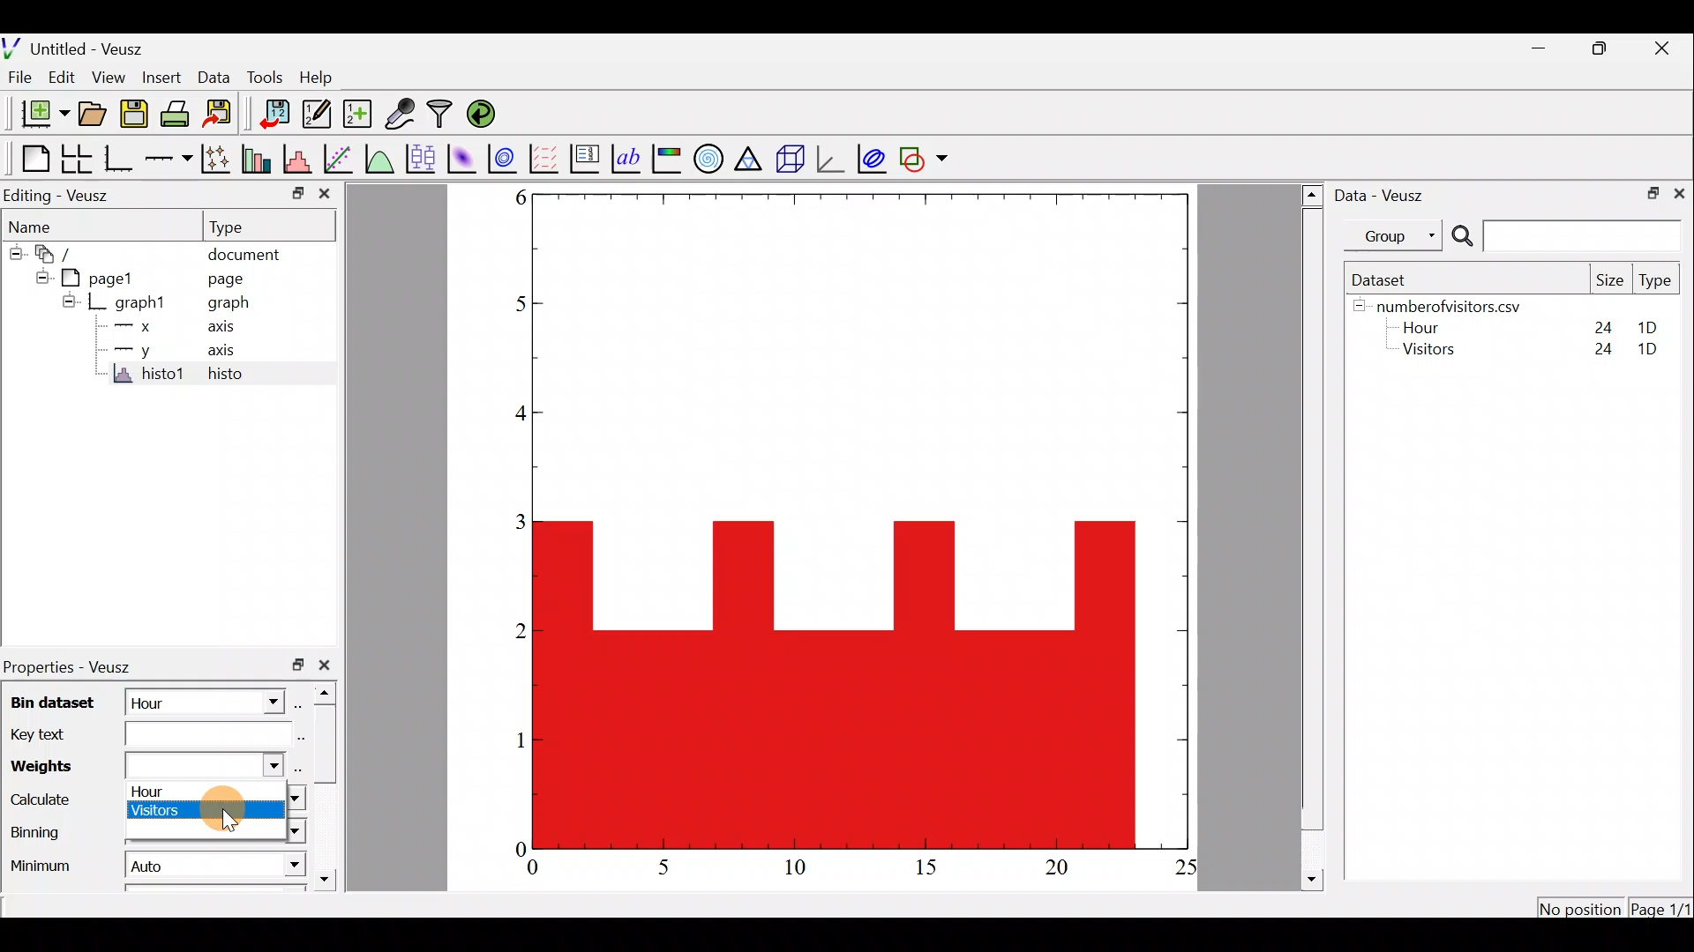  Describe the element at coordinates (359, 112) in the screenshot. I see `create new datasets using ranges, parametrically or as functions of existing dataset.` at that location.